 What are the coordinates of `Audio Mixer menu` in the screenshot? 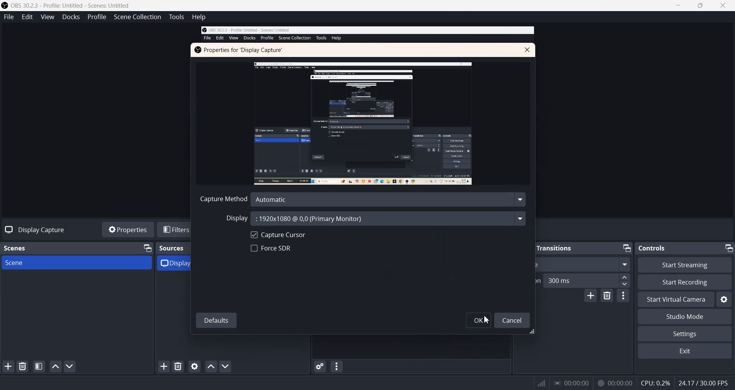 It's located at (337, 366).